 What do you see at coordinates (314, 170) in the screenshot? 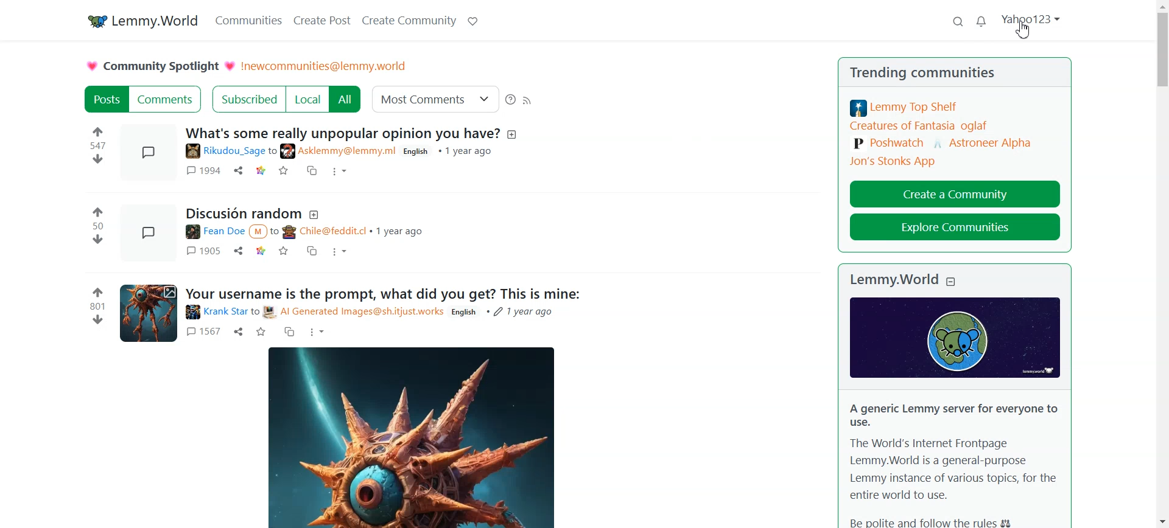
I see `cross post` at bounding box center [314, 170].